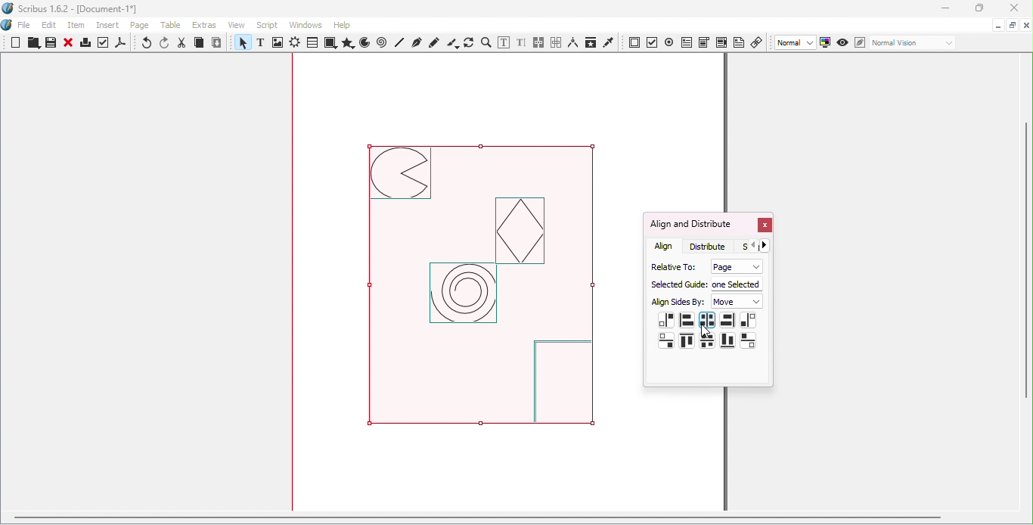 The image size is (1033, 525). What do you see at coordinates (330, 43) in the screenshot?
I see `Shapes` at bounding box center [330, 43].